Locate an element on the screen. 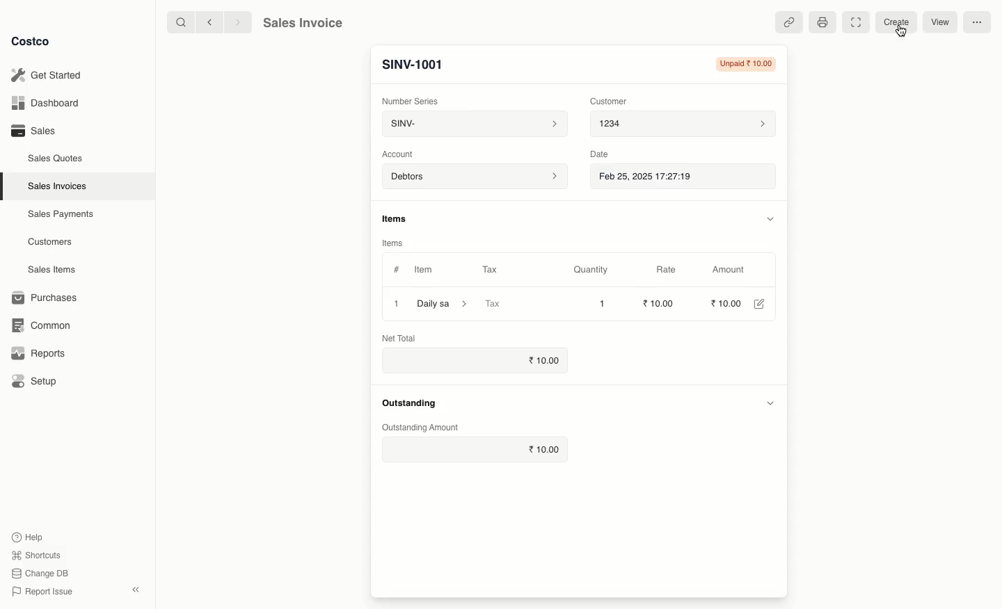 The image size is (1002, 609). Collapse is located at coordinates (135, 590).